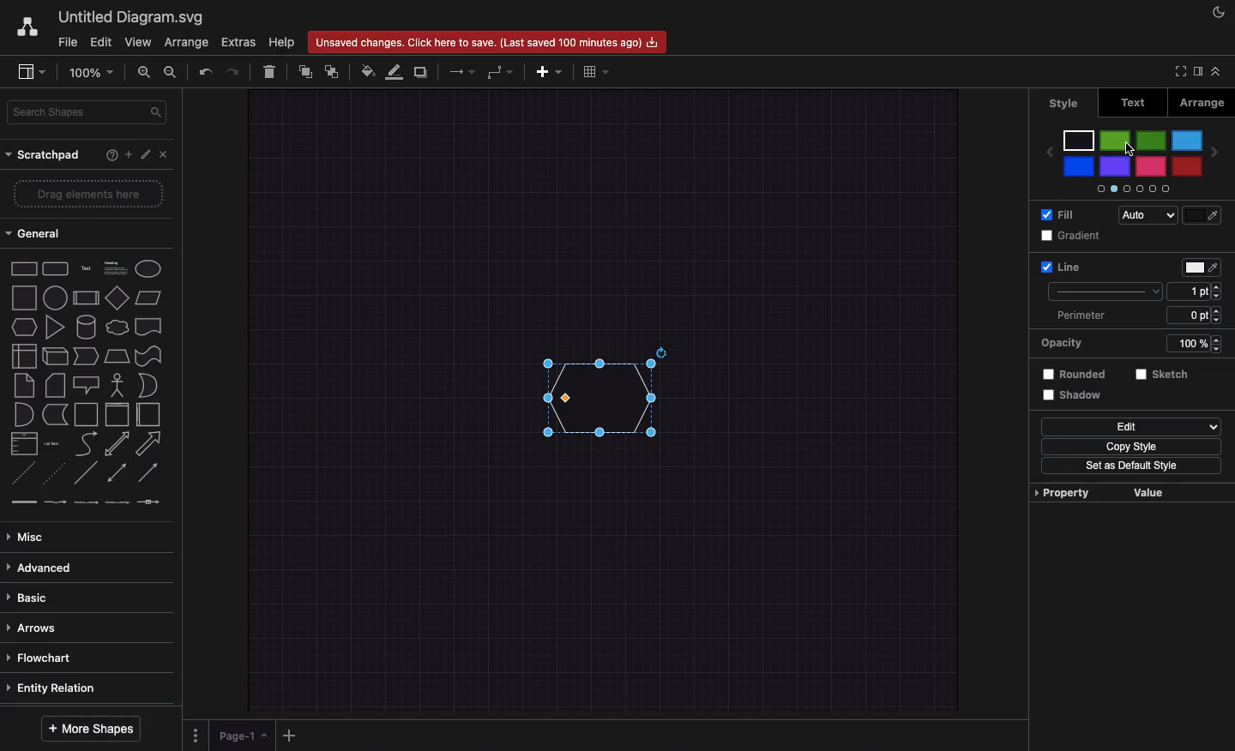 The image size is (1235, 751). What do you see at coordinates (423, 72) in the screenshot?
I see `Duplicate` at bounding box center [423, 72].